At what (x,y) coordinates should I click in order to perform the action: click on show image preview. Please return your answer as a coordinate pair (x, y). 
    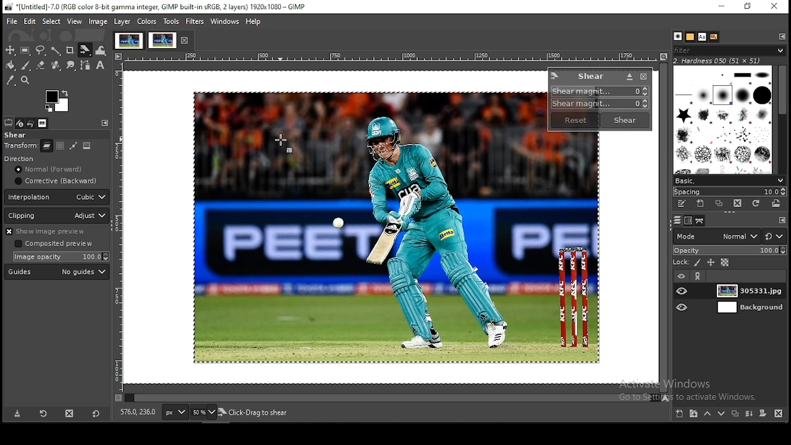
    Looking at the image, I should click on (54, 232).